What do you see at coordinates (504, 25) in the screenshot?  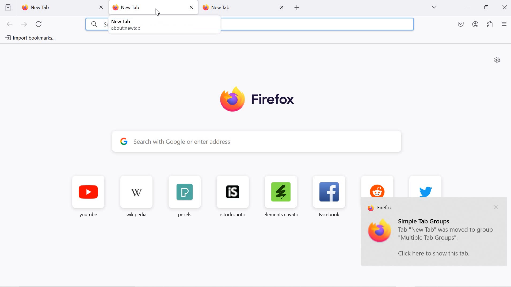 I see `application menu` at bounding box center [504, 25].